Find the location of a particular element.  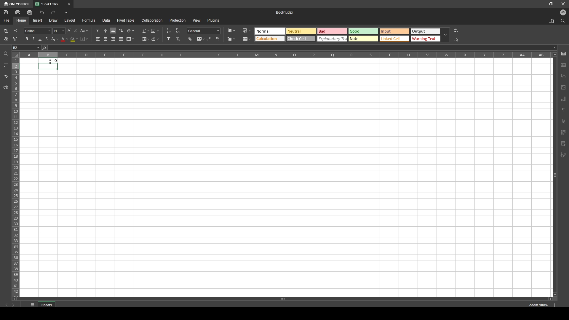

bold is located at coordinates (26, 39).